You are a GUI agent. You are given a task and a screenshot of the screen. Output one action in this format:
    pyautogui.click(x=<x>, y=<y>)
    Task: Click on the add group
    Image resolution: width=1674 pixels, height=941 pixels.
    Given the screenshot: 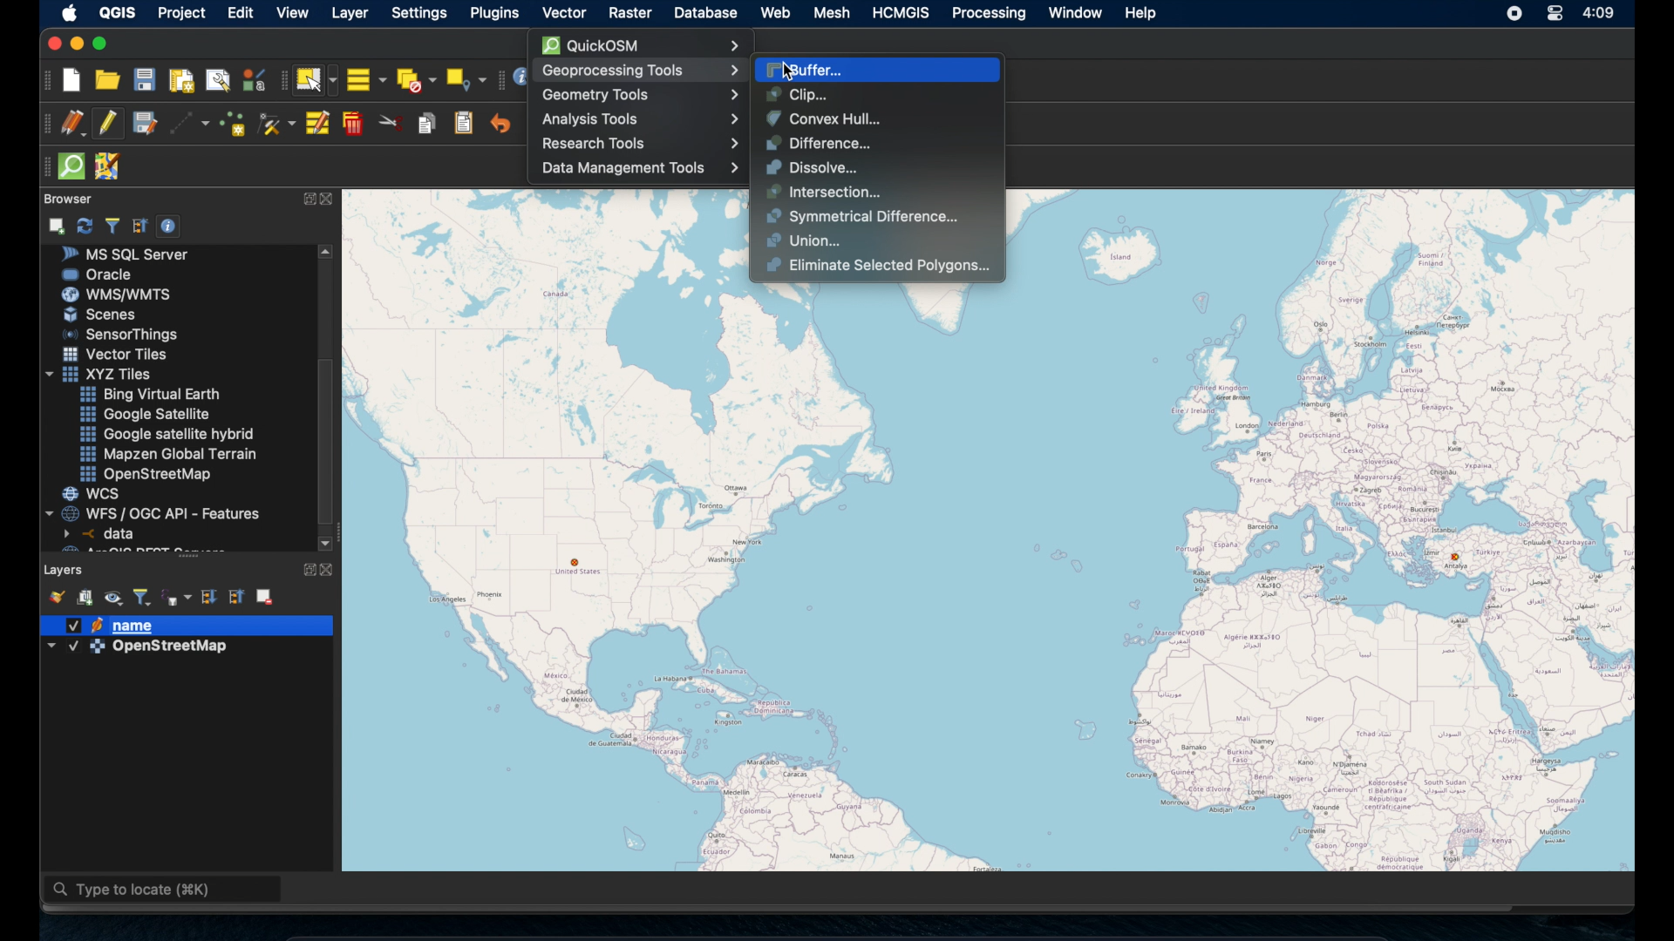 What is the action you would take?
    pyautogui.click(x=85, y=599)
    